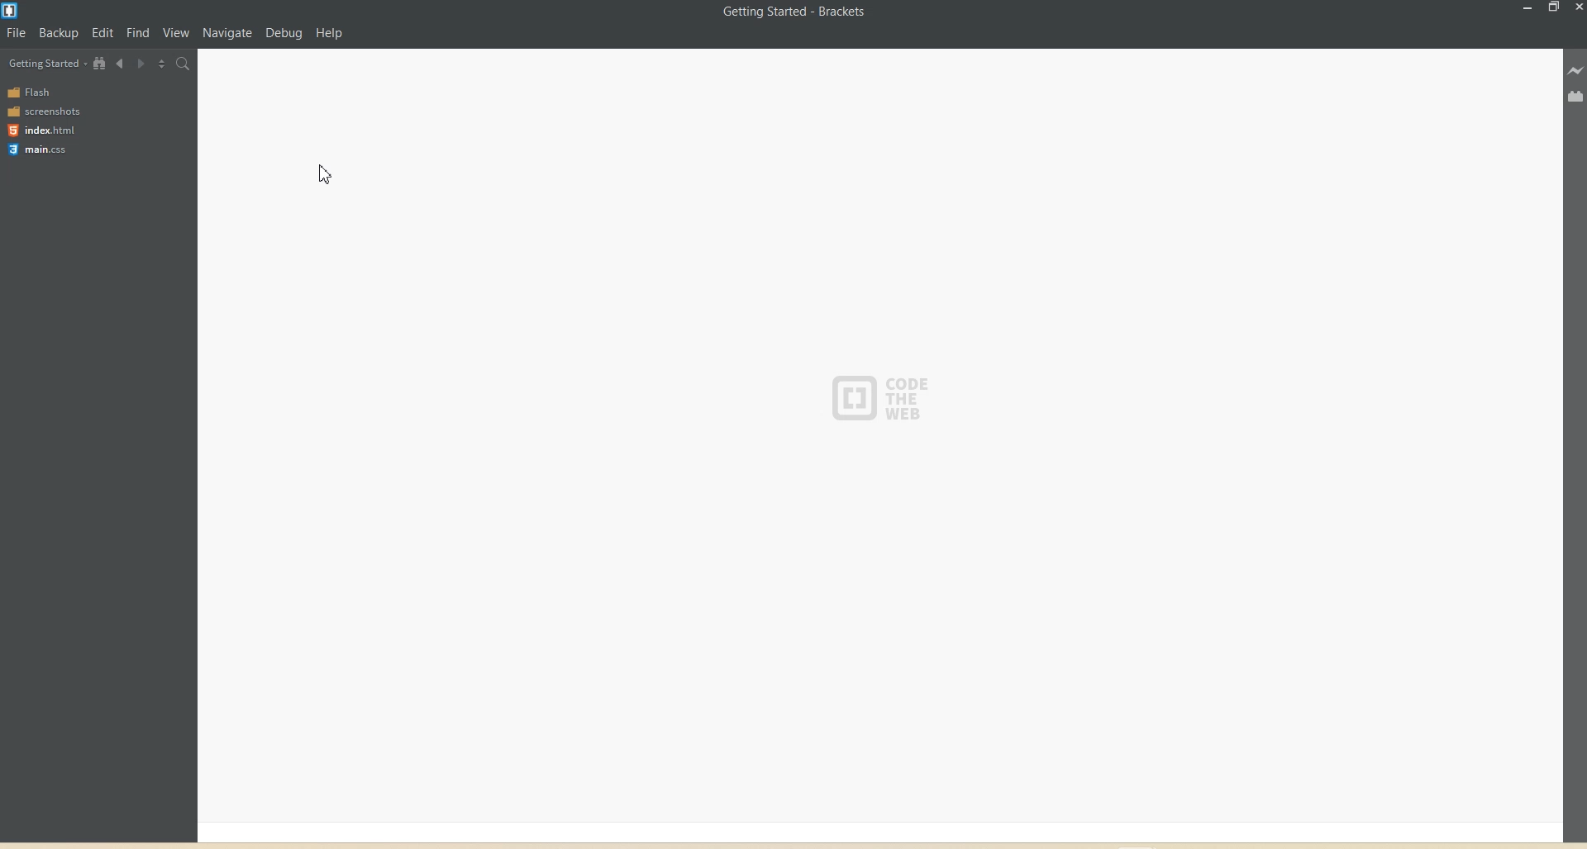 The image size is (1587, 849). What do you see at coordinates (102, 29) in the screenshot?
I see `Edit` at bounding box center [102, 29].